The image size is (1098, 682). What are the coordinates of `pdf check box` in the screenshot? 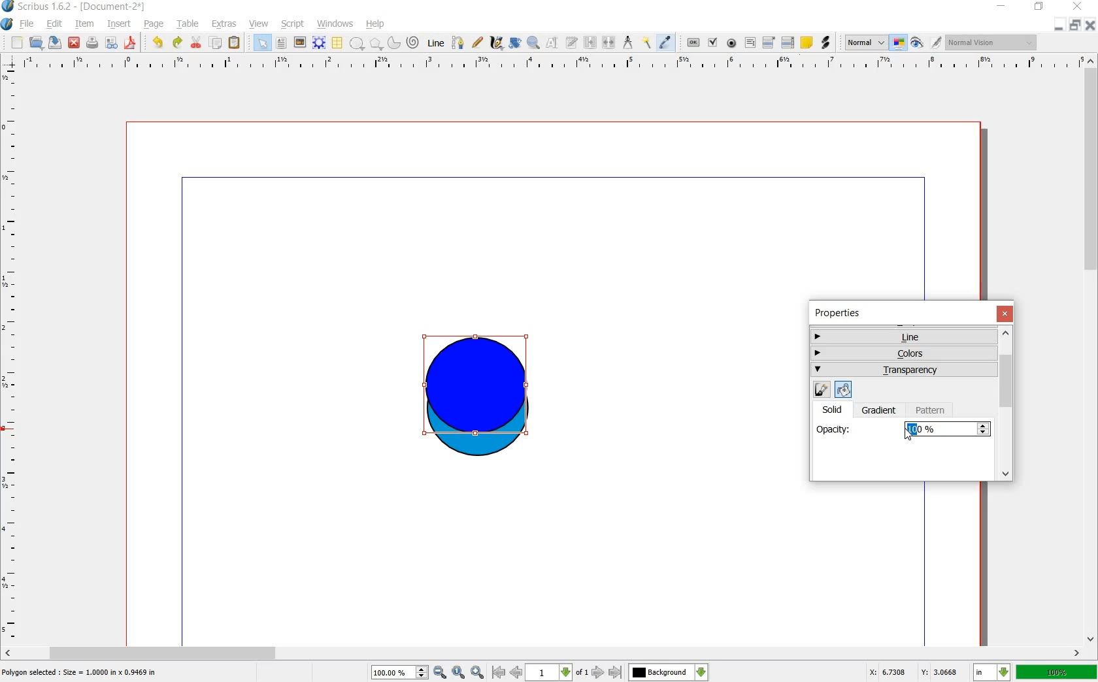 It's located at (712, 43).